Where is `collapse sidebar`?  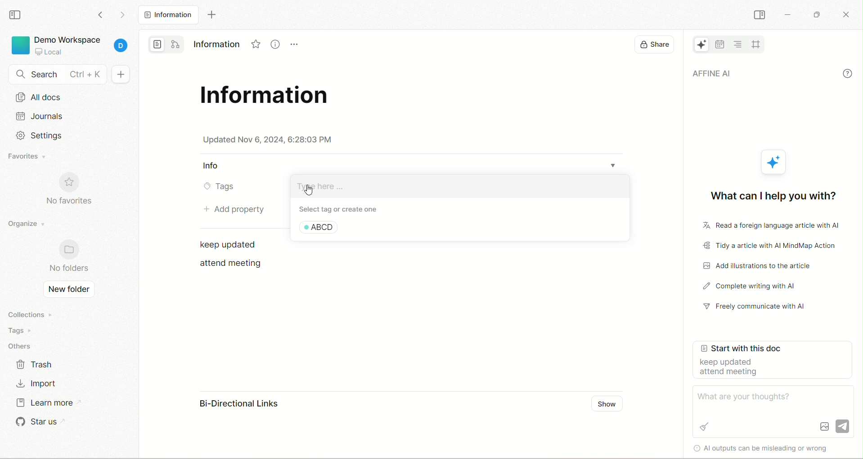
collapse sidebar is located at coordinates (15, 15).